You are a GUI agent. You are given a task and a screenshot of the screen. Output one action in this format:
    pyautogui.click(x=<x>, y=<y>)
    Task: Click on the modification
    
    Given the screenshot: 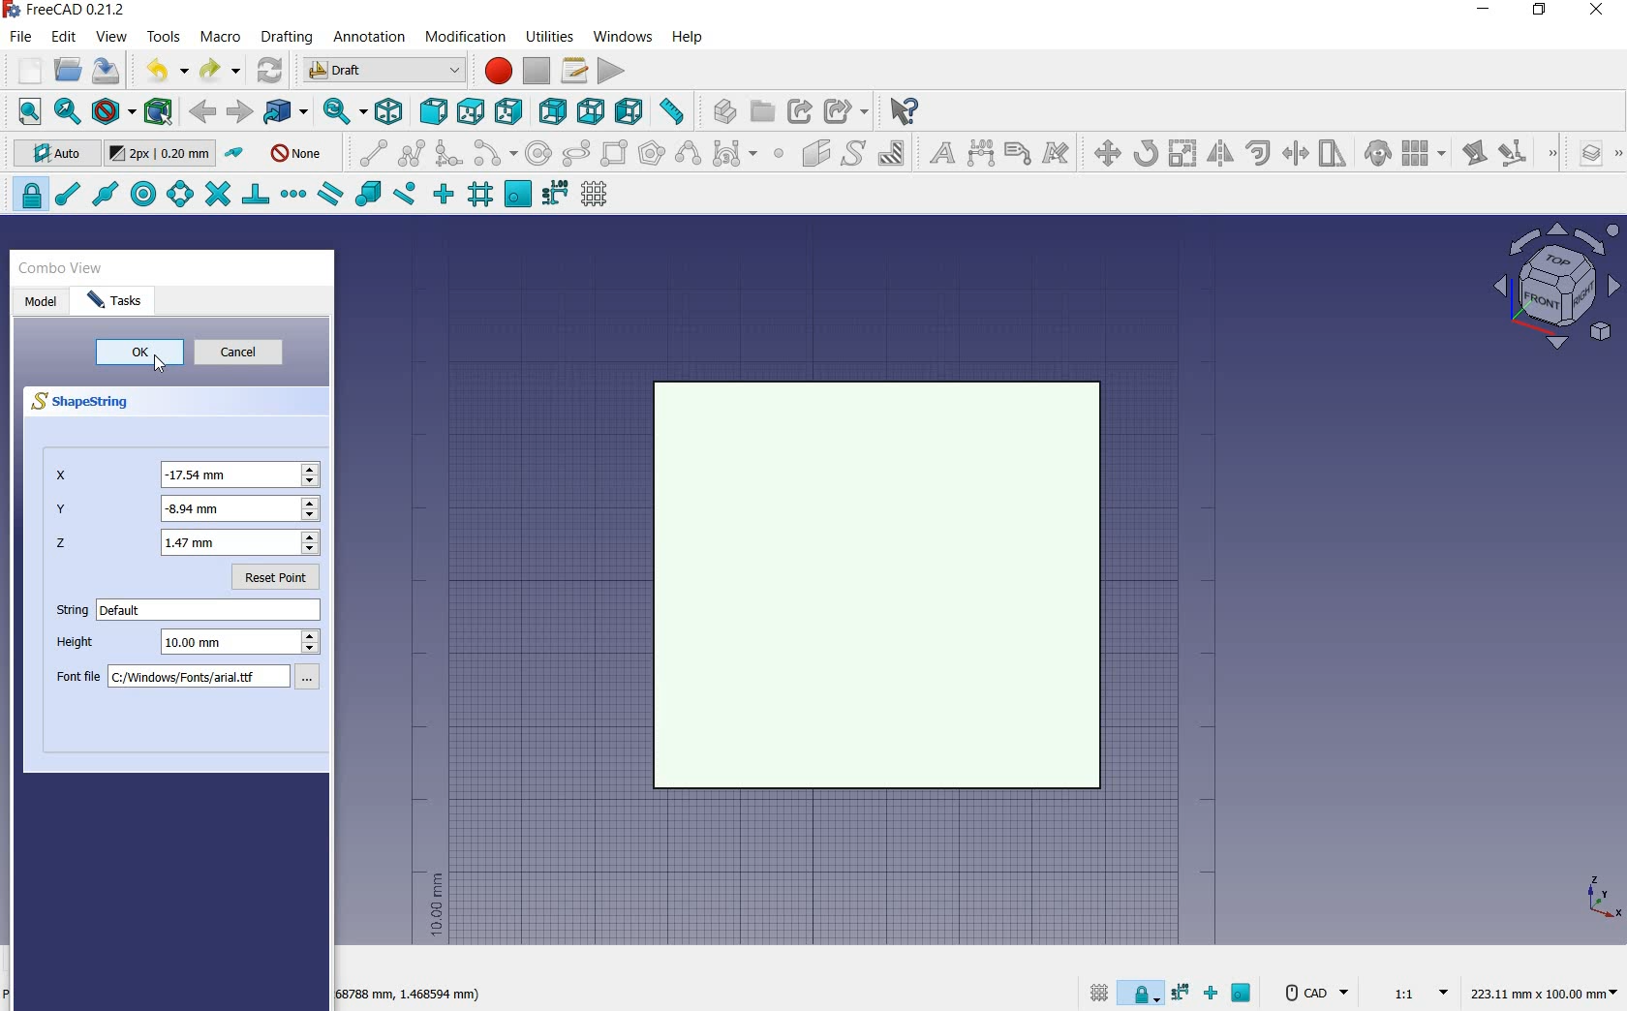 What is the action you would take?
    pyautogui.click(x=469, y=39)
    